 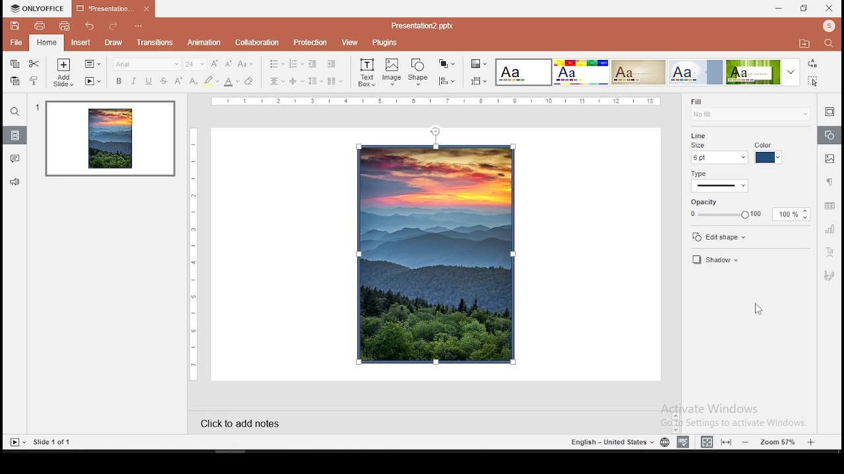 I want to click on align objects, so click(x=479, y=81).